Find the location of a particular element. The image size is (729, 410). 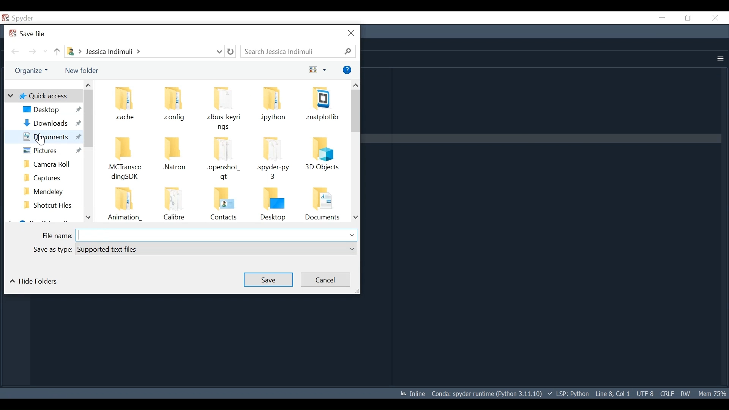

Cursor Position is located at coordinates (612, 394).